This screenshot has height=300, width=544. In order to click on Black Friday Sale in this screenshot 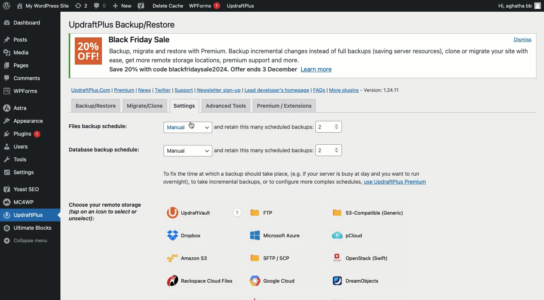, I will do `click(139, 39)`.